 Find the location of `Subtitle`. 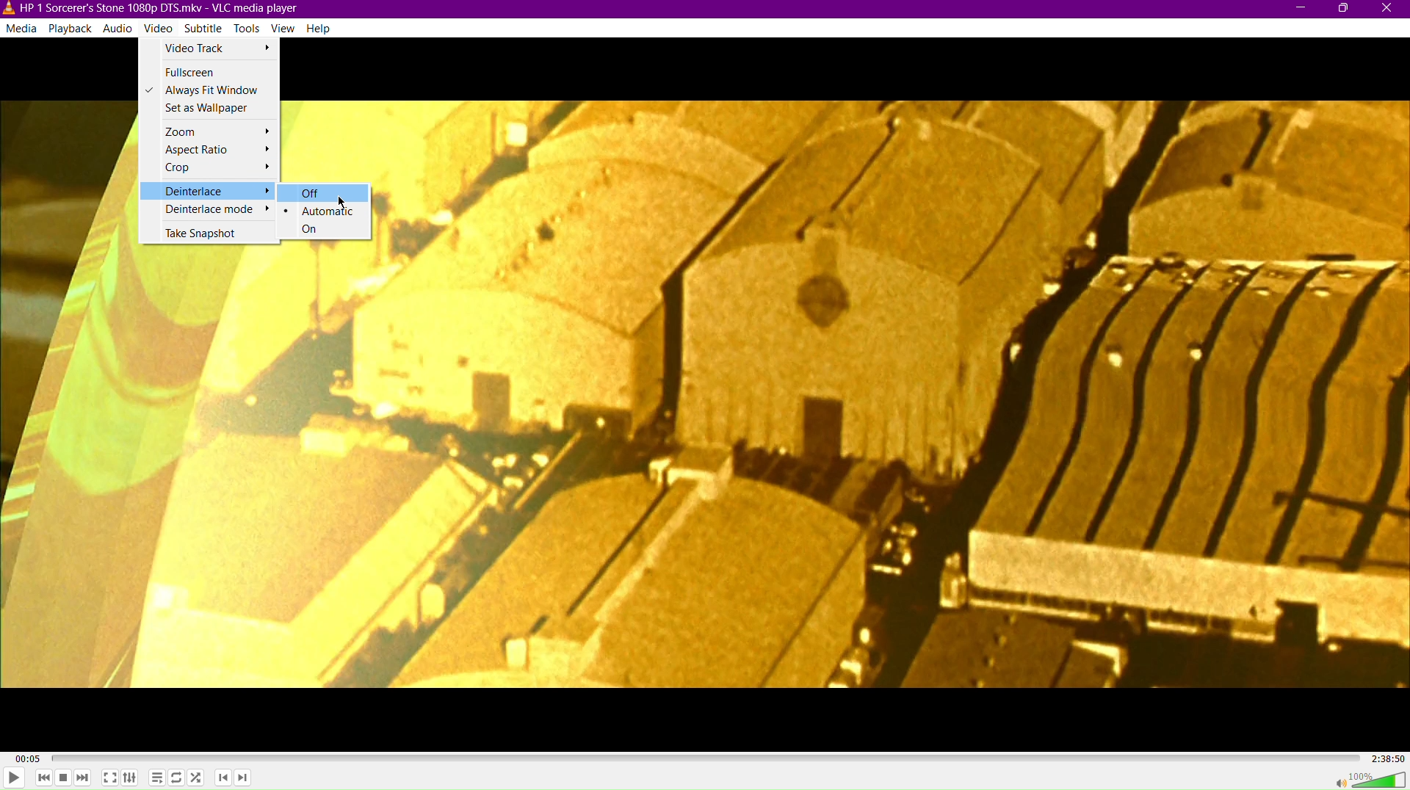

Subtitle is located at coordinates (205, 28).